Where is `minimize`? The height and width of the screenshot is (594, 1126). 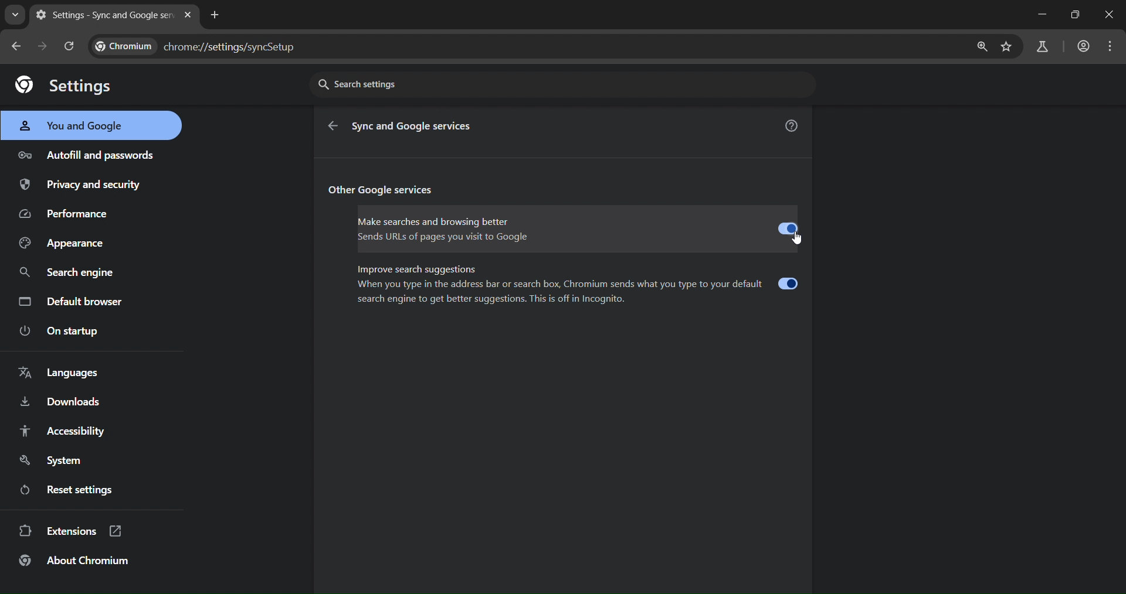 minimize is located at coordinates (1040, 14).